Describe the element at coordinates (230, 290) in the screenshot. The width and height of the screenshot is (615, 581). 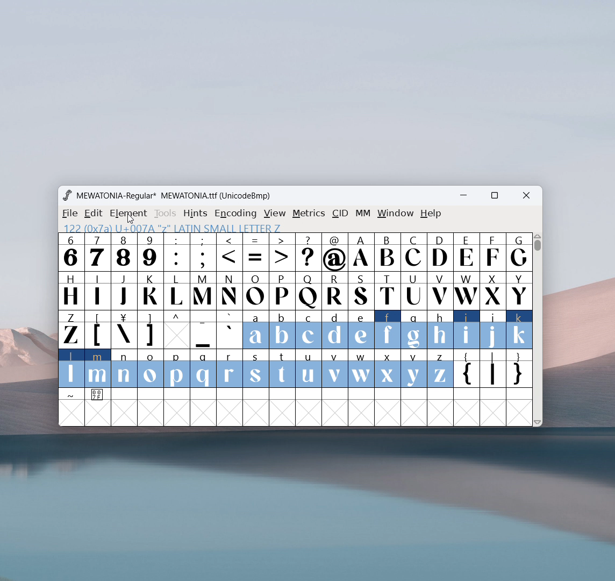
I see `N` at that location.